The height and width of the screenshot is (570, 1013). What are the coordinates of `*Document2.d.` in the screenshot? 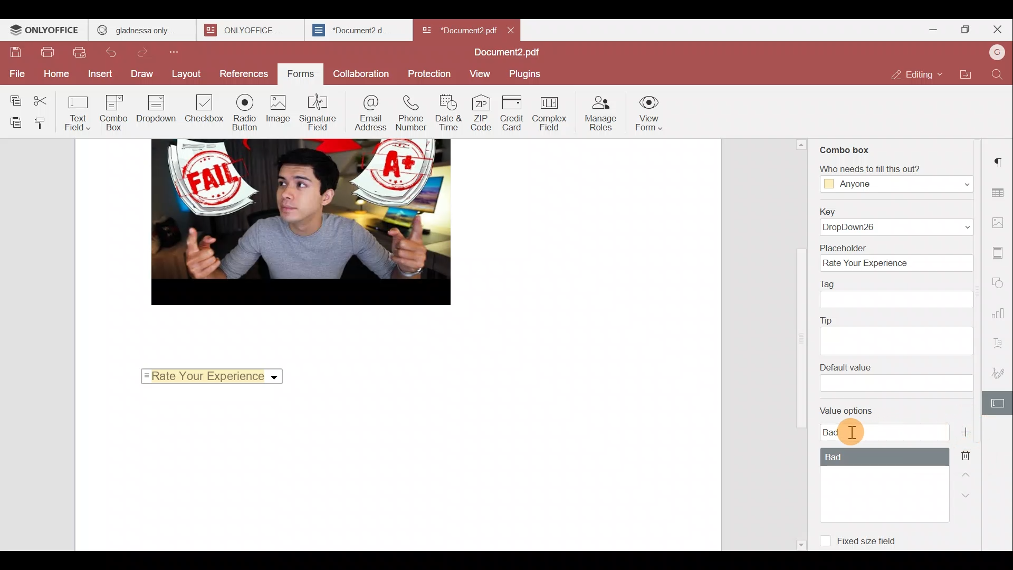 It's located at (351, 28).